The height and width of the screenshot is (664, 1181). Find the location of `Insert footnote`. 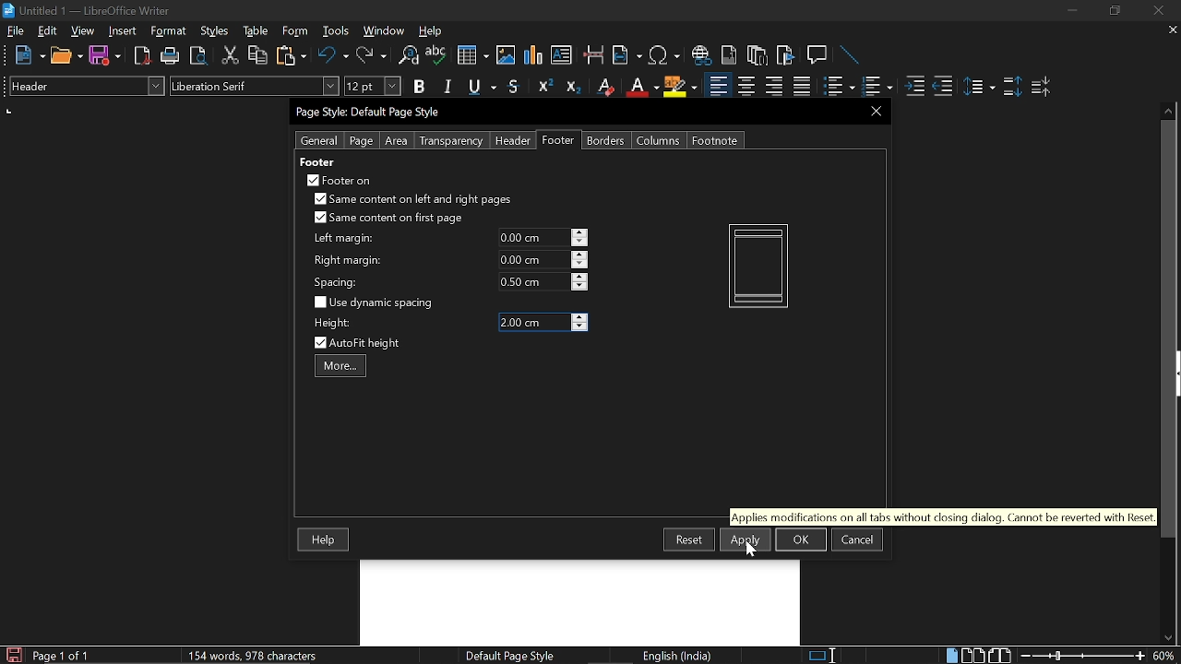

Insert footnote is located at coordinates (758, 55).